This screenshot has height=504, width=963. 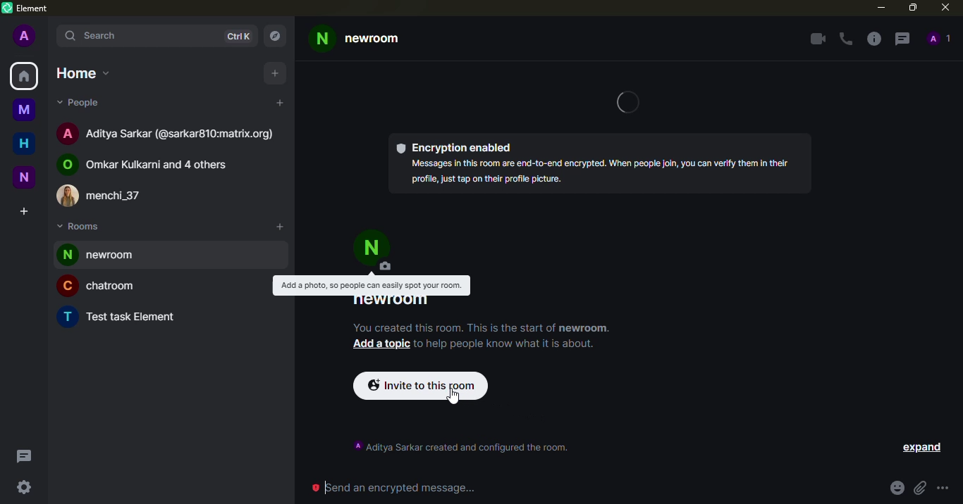 I want to click on home, so click(x=25, y=144).